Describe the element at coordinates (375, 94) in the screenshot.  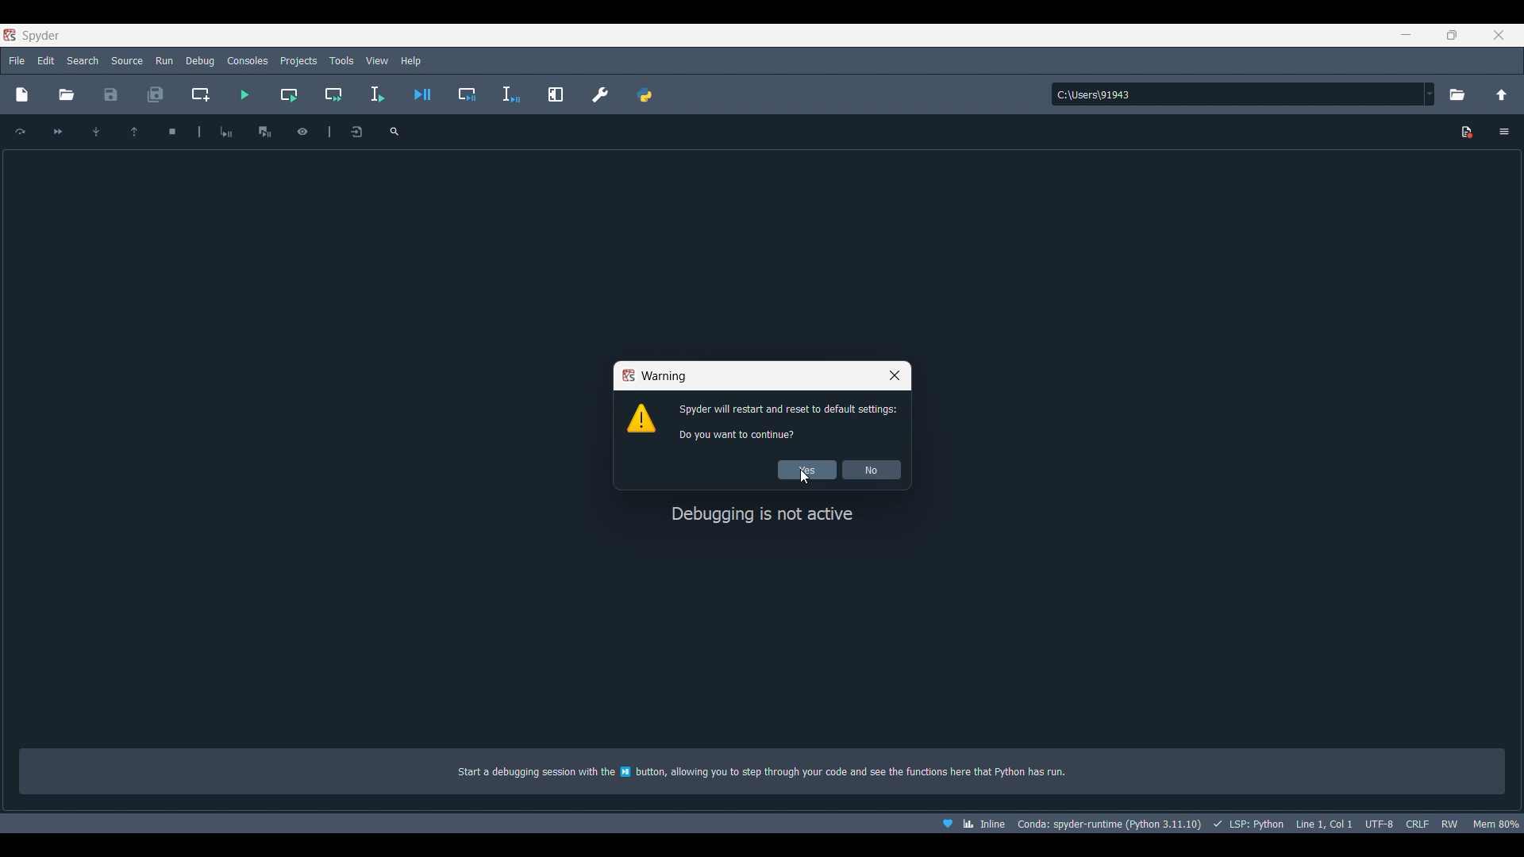
I see `Run selection or current file` at that location.